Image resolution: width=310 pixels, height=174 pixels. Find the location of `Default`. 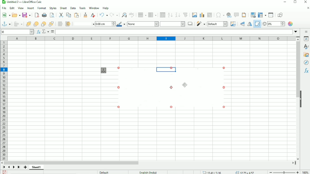

Default is located at coordinates (104, 172).